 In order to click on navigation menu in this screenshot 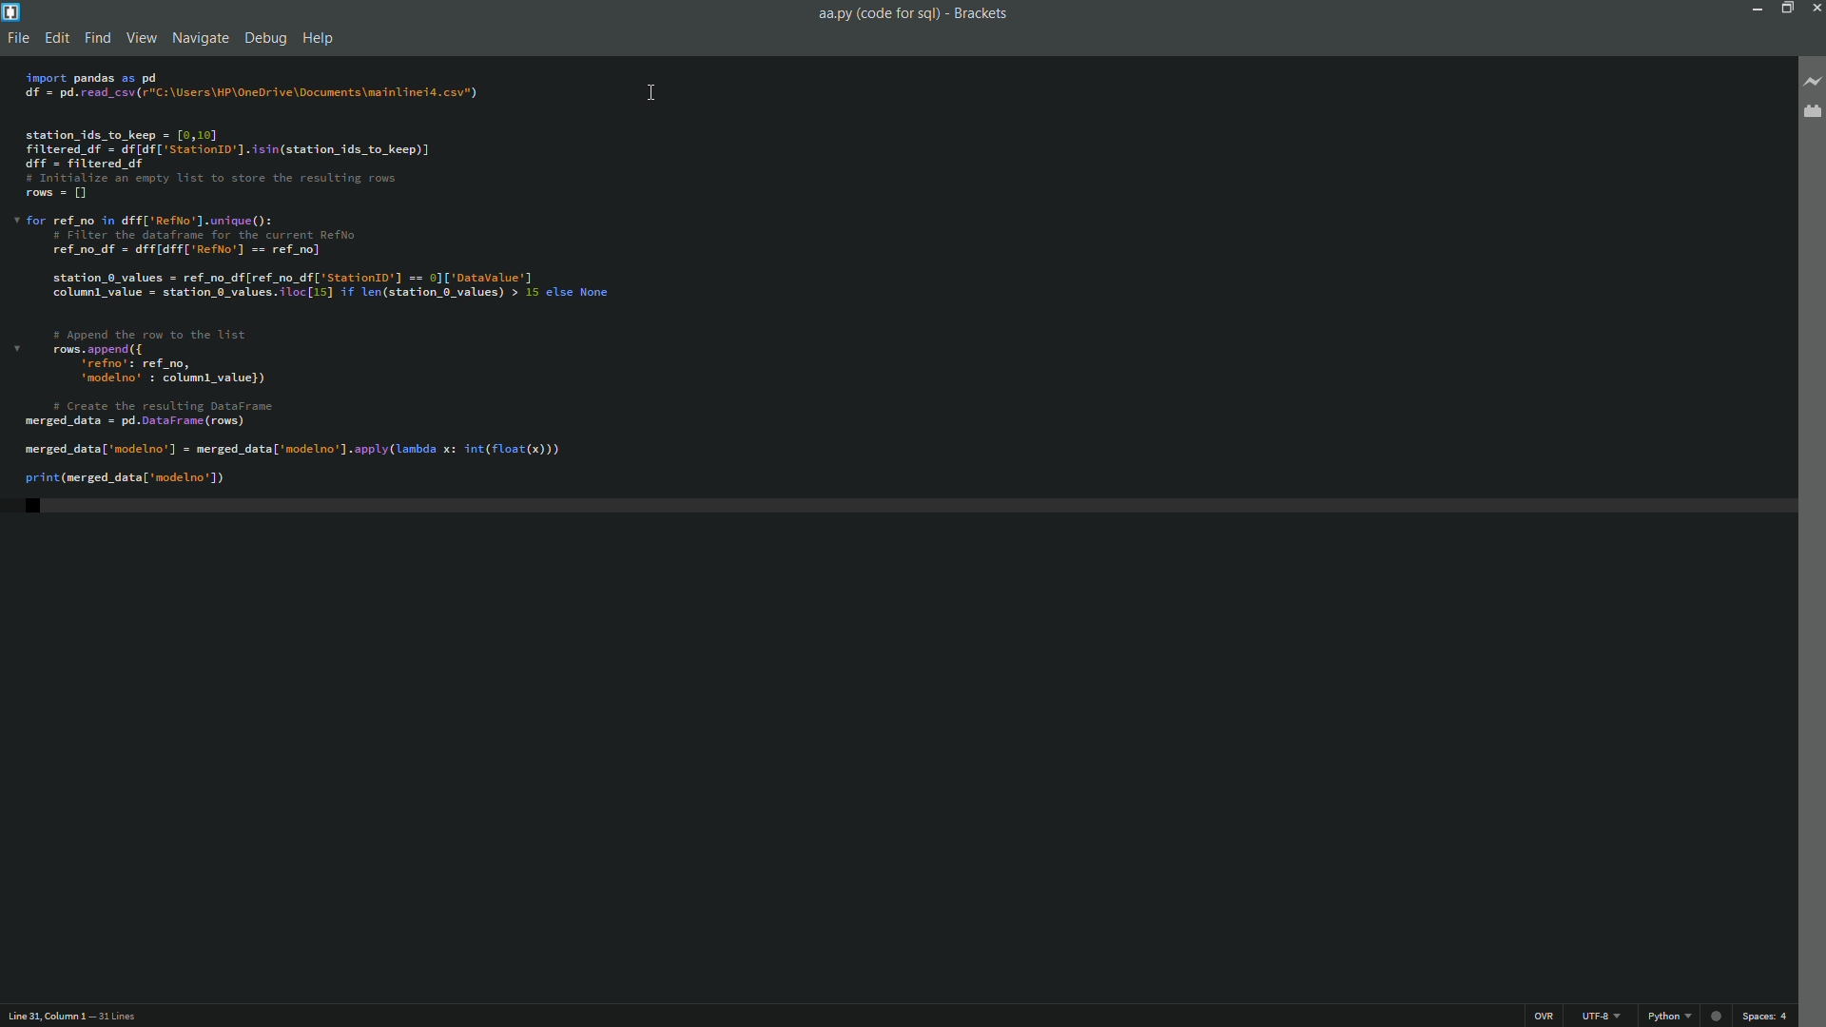, I will do `click(201, 37)`.